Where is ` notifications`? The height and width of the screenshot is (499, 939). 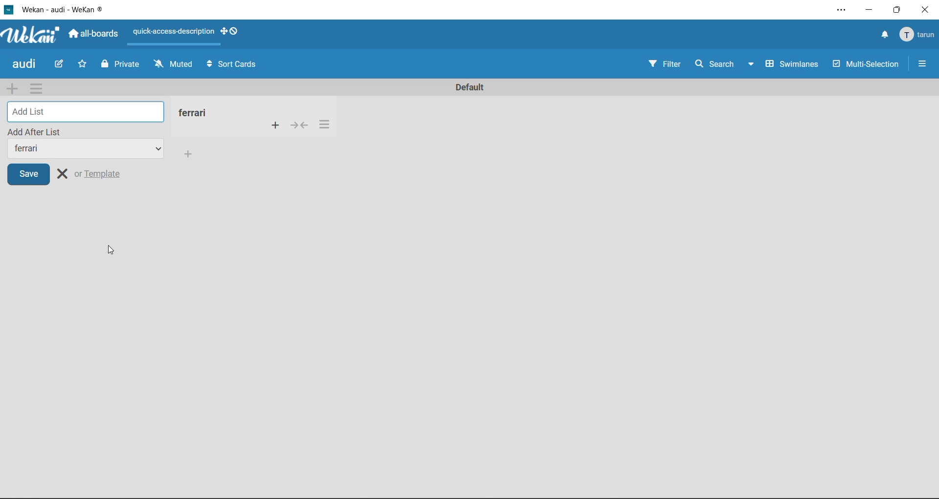  notifications is located at coordinates (883, 35).